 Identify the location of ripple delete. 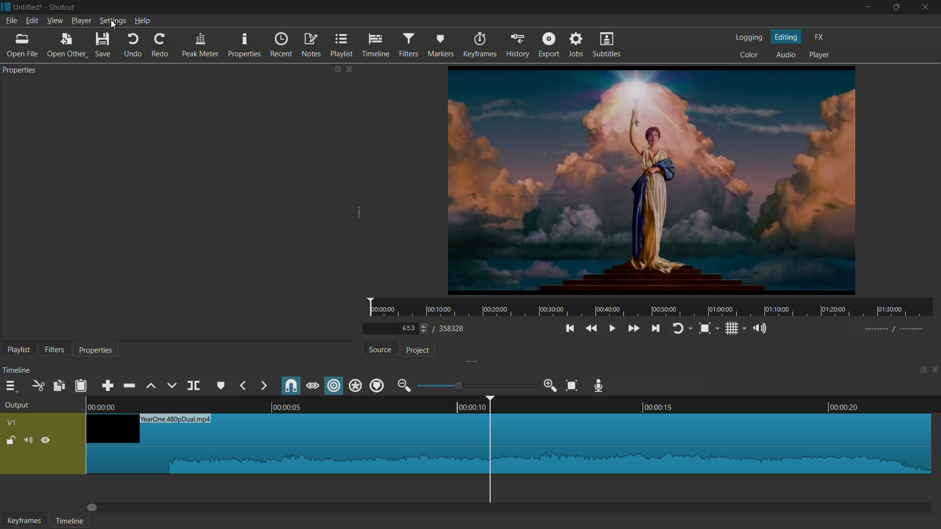
(130, 385).